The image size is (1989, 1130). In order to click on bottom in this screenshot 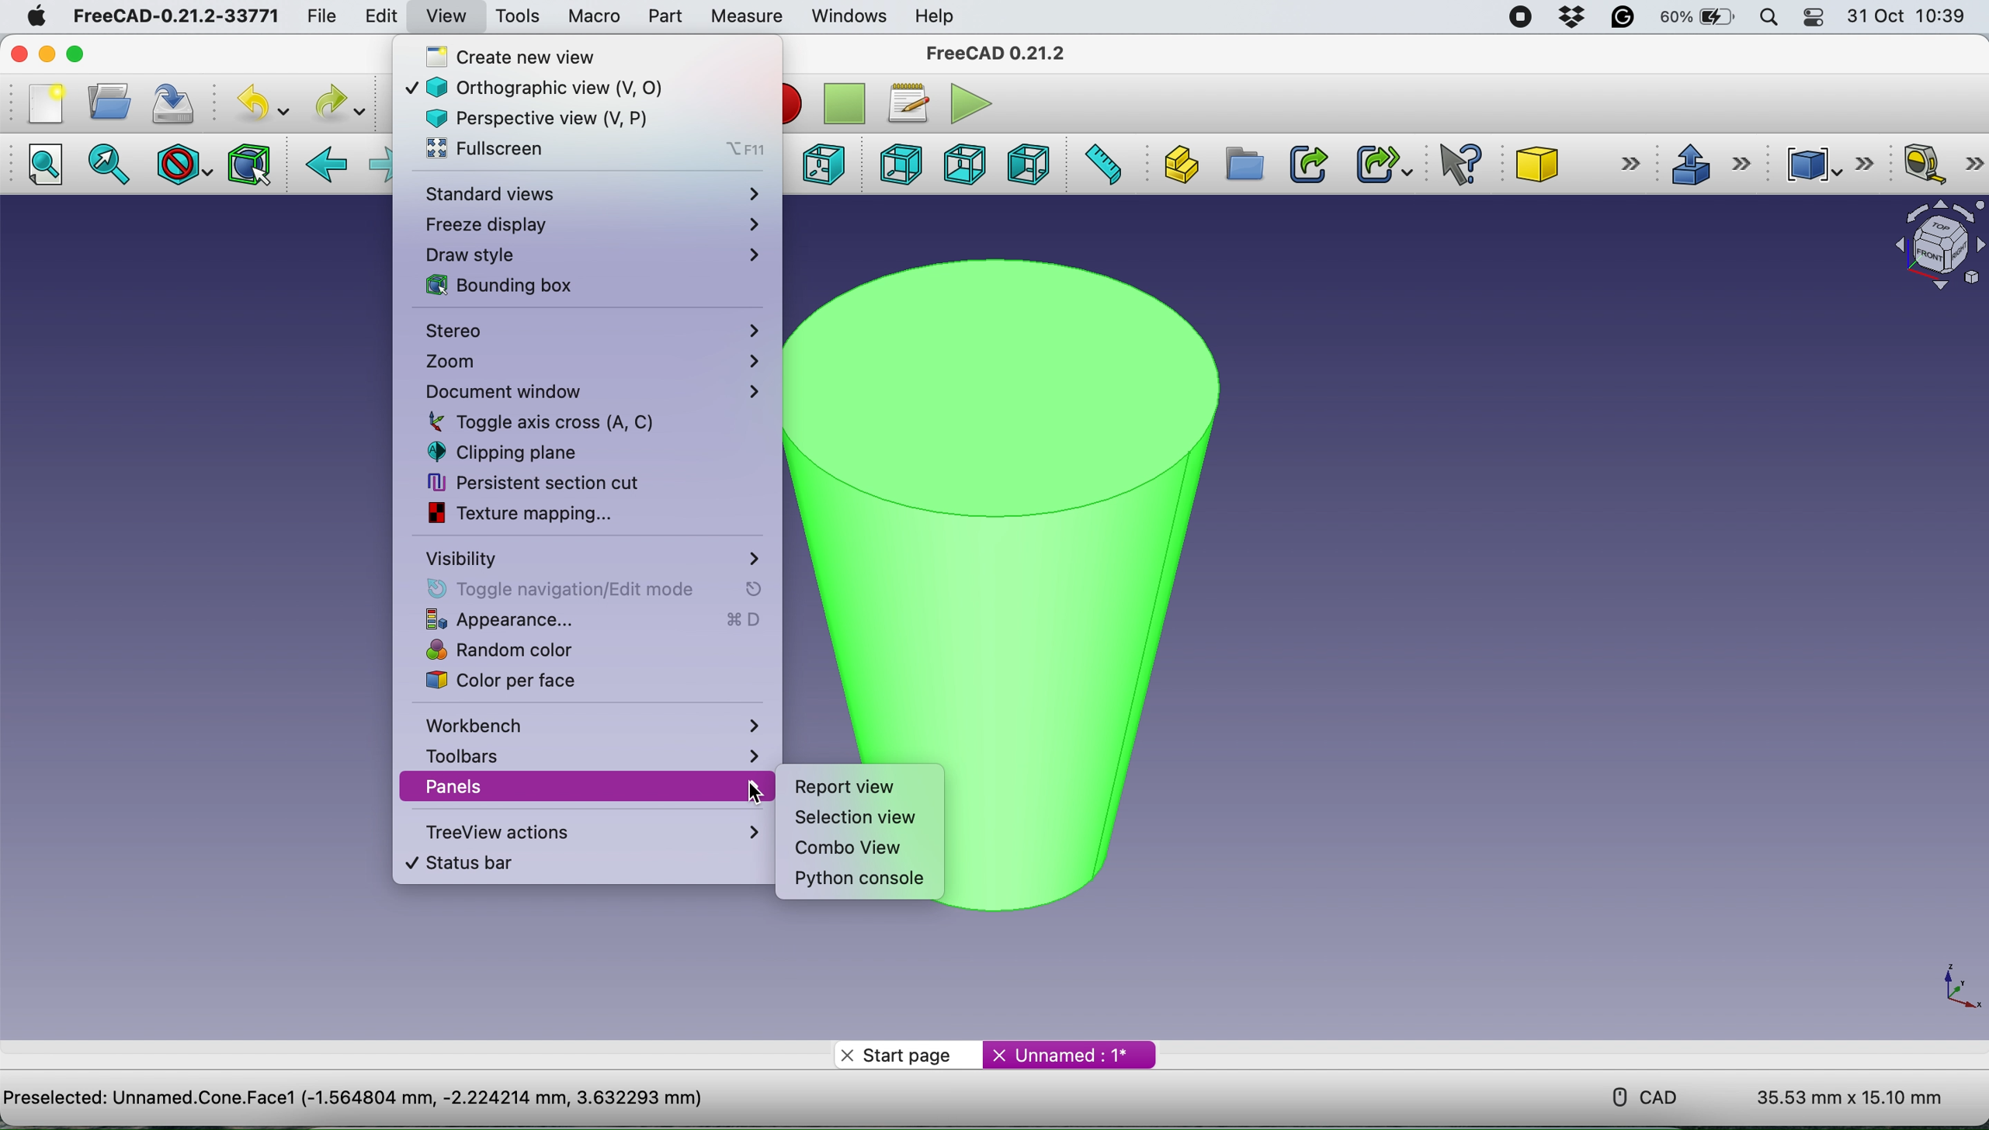, I will do `click(960, 163)`.